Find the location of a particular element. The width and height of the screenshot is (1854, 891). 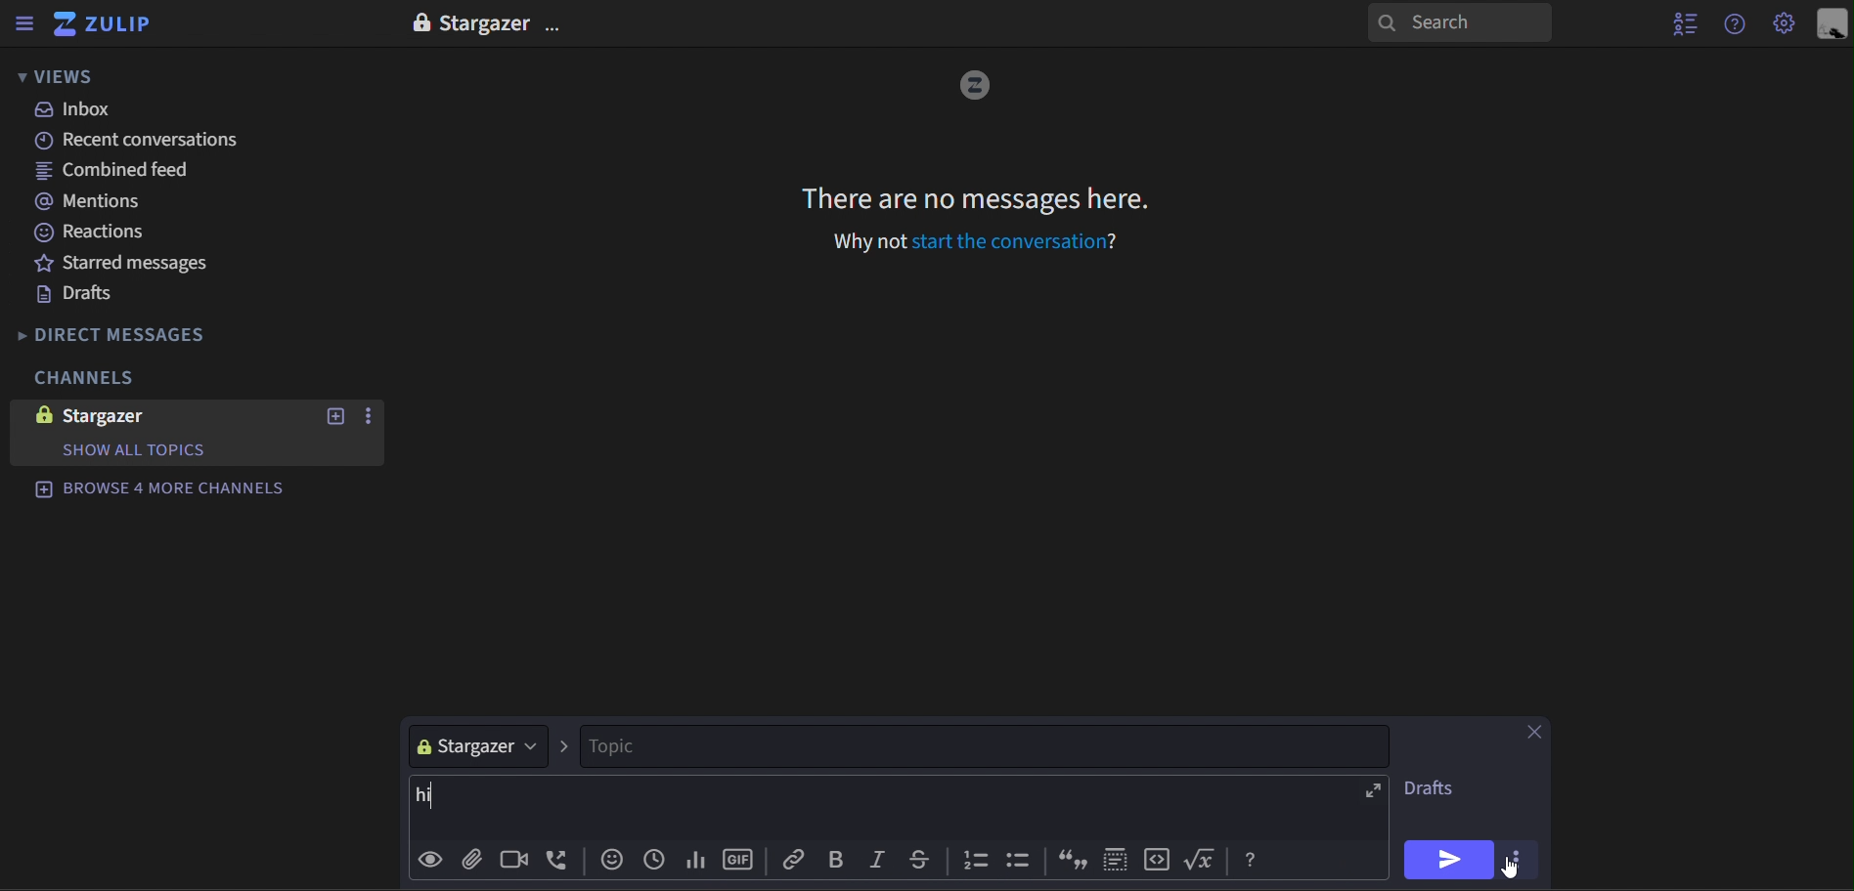

lock is located at coordinates (419, 22).